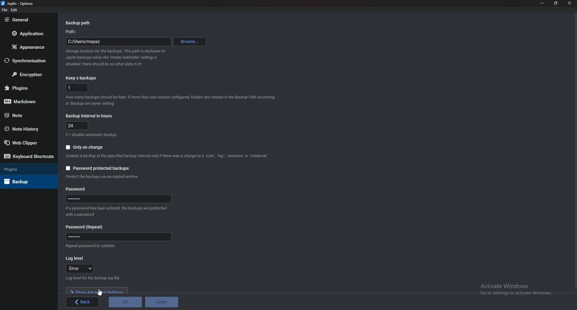 Image resolution: width=577 pixels, height=310 pixels. I want to click on info, so click(171, 101).